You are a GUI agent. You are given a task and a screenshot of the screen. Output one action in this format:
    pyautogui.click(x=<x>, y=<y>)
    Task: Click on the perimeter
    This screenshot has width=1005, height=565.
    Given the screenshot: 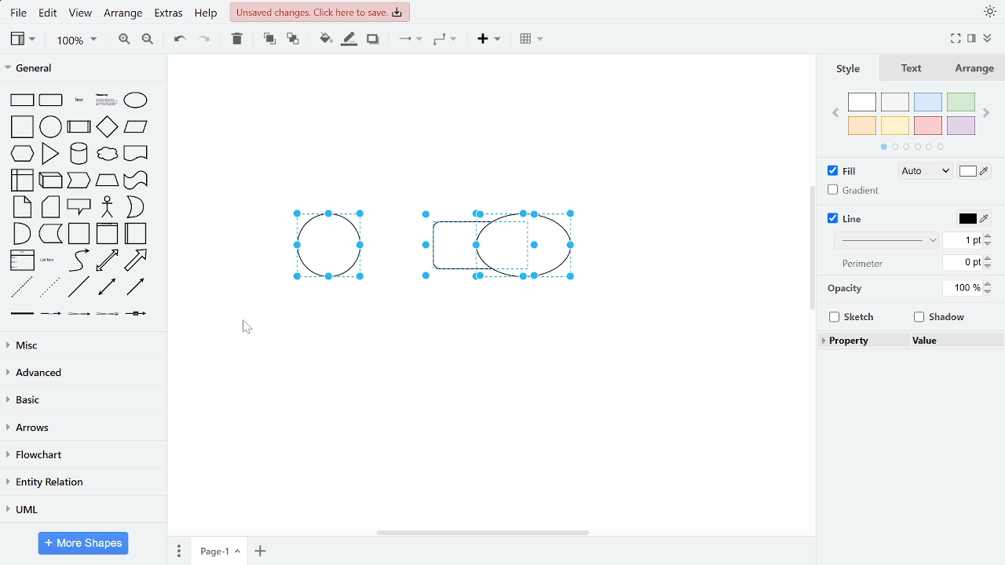 What is the action you would take?
    pyautogui.click(x=864, y=264)
    